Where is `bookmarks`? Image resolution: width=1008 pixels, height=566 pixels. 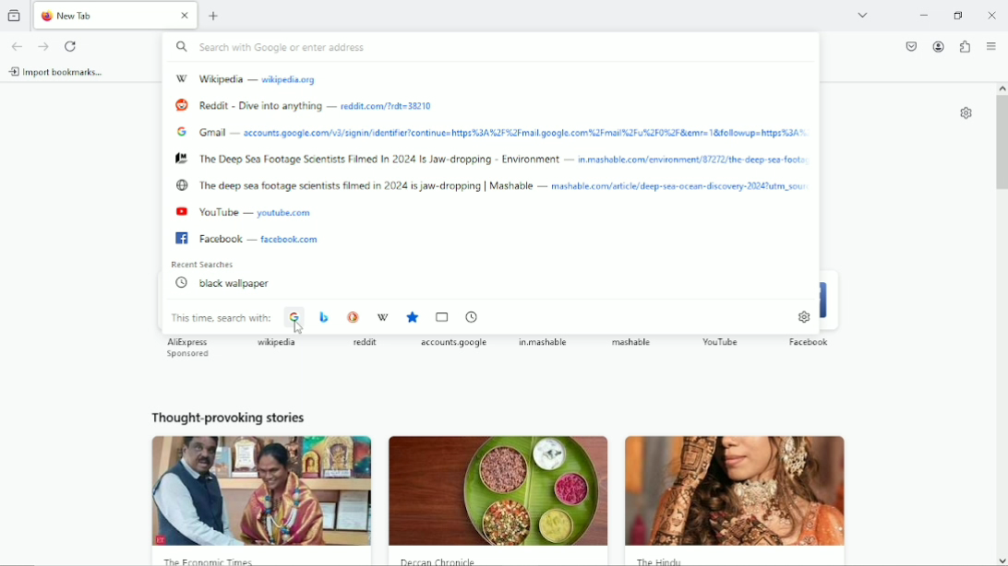 bookmarks is located at coordinates (413, 318).